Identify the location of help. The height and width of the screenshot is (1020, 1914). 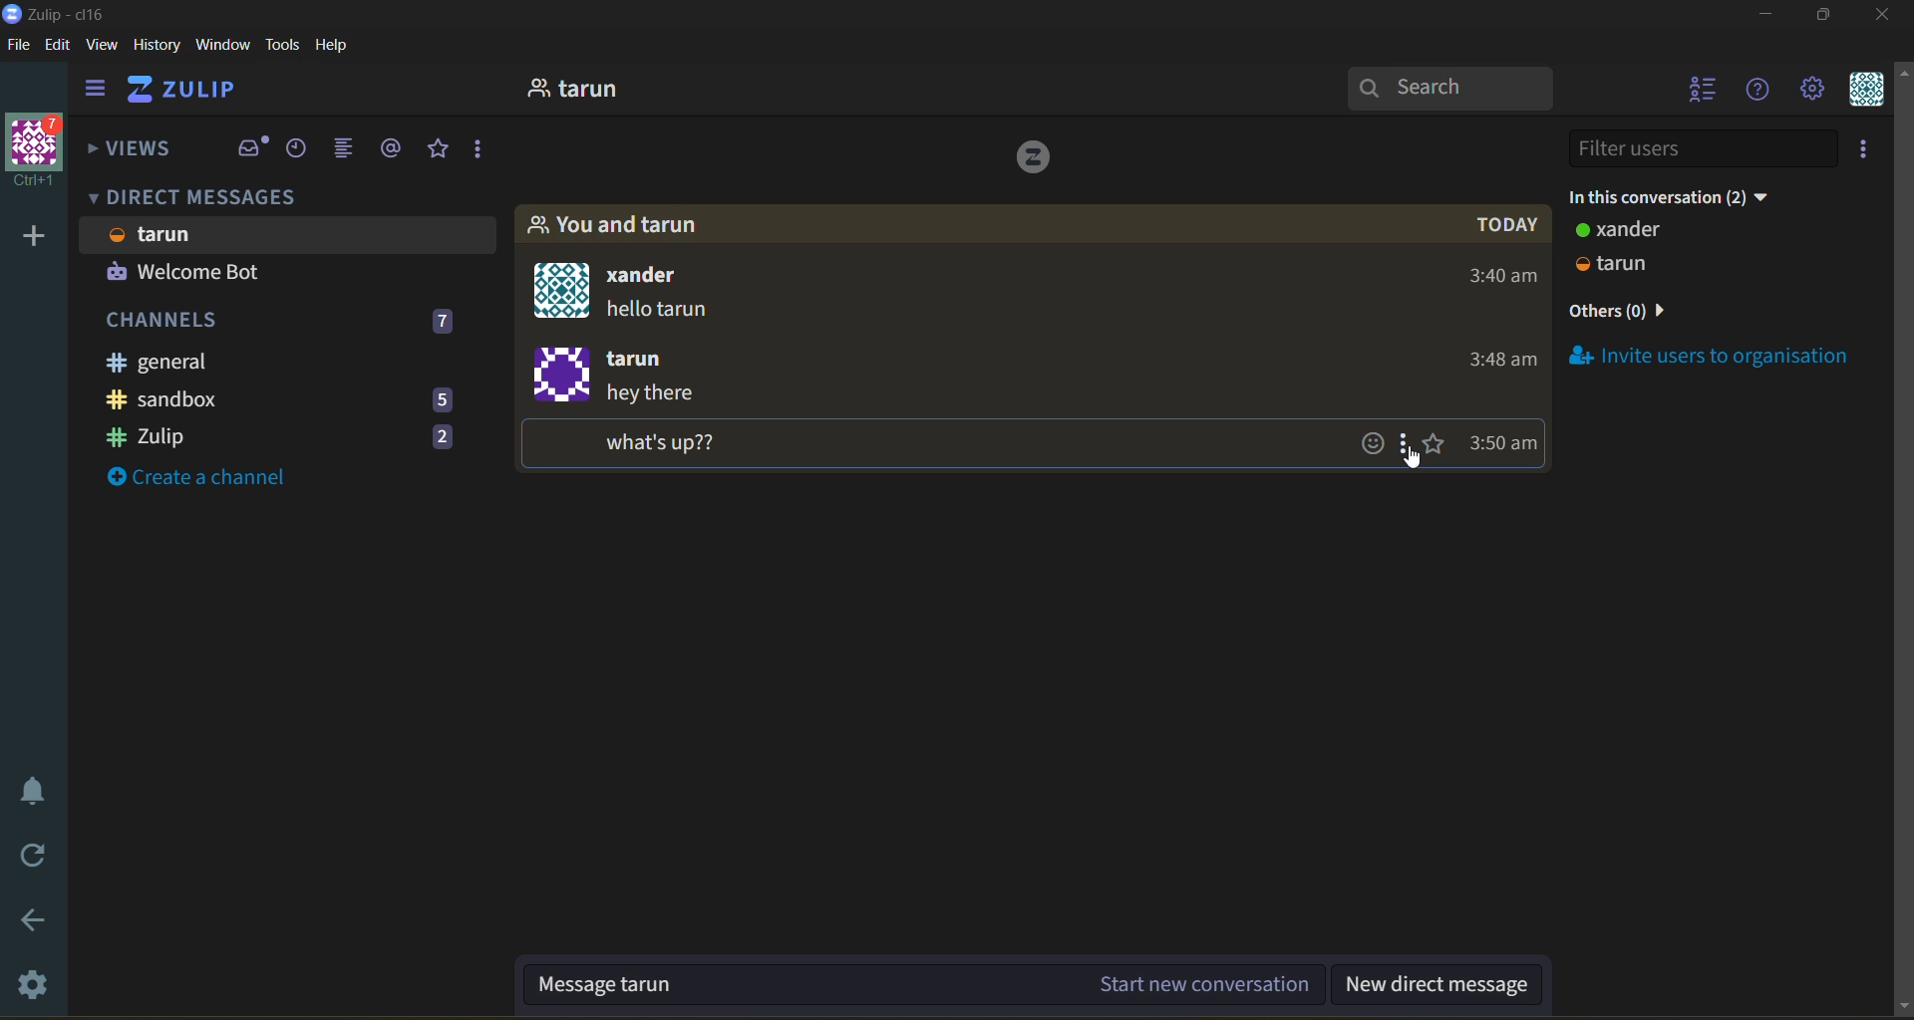
(339, 48).